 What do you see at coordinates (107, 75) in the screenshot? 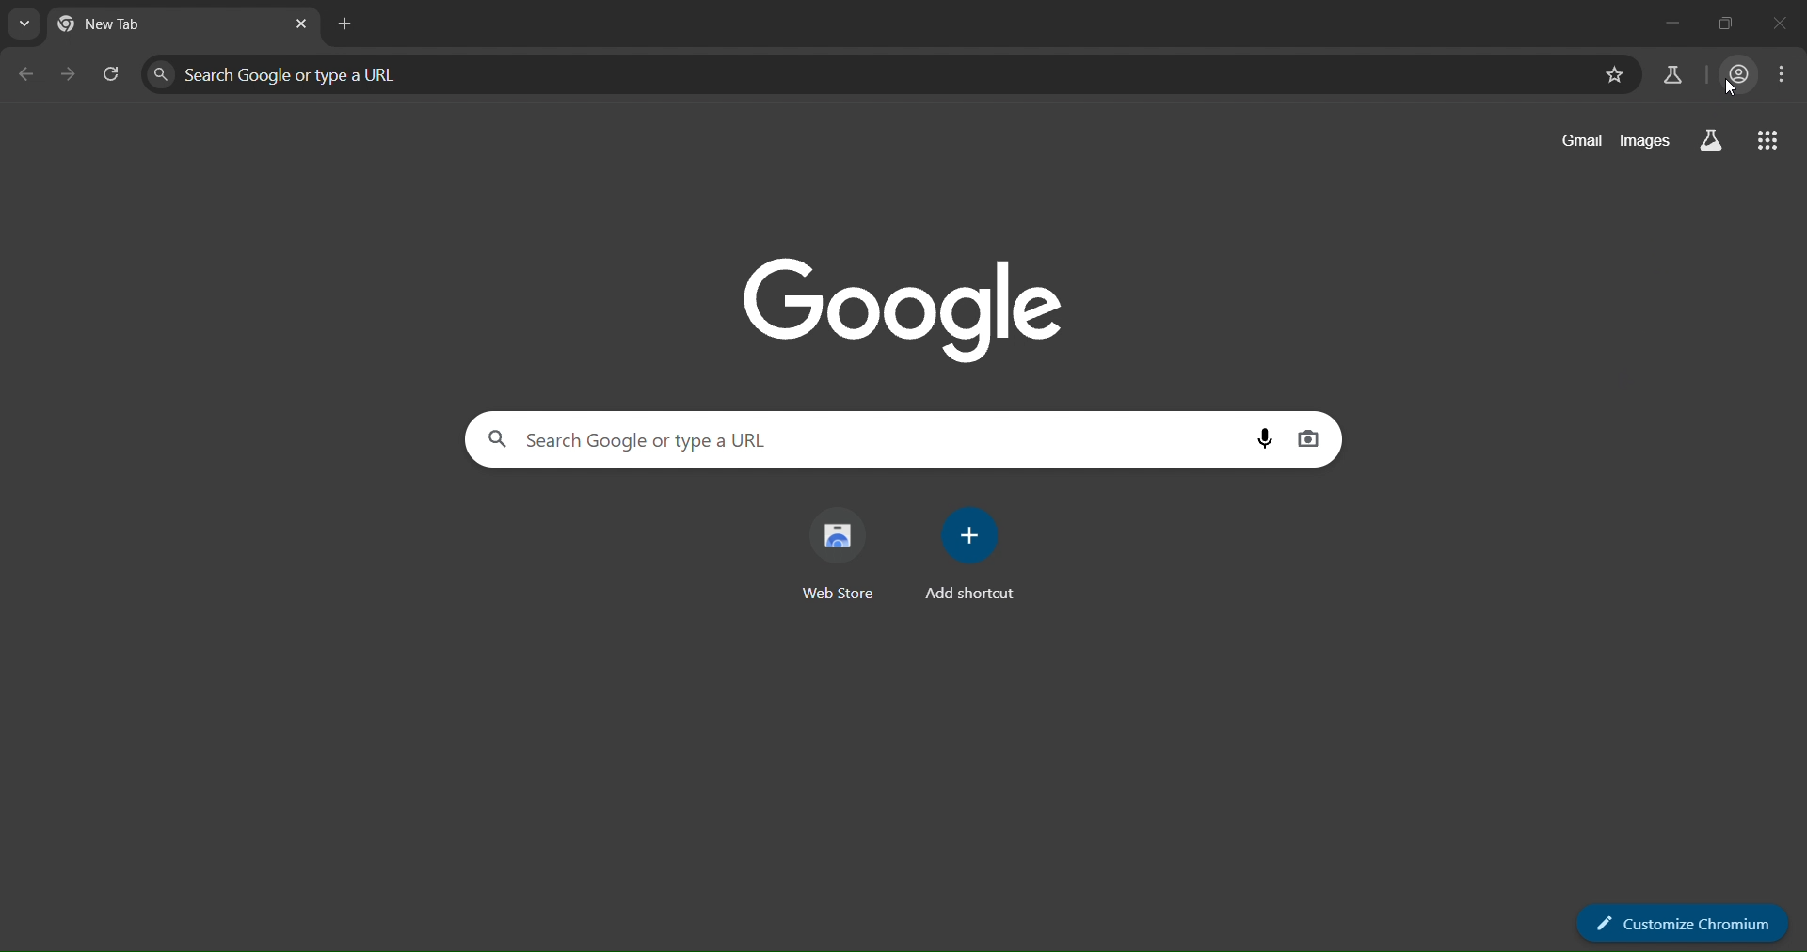
I see `reload` at bounding box center [107, 75].